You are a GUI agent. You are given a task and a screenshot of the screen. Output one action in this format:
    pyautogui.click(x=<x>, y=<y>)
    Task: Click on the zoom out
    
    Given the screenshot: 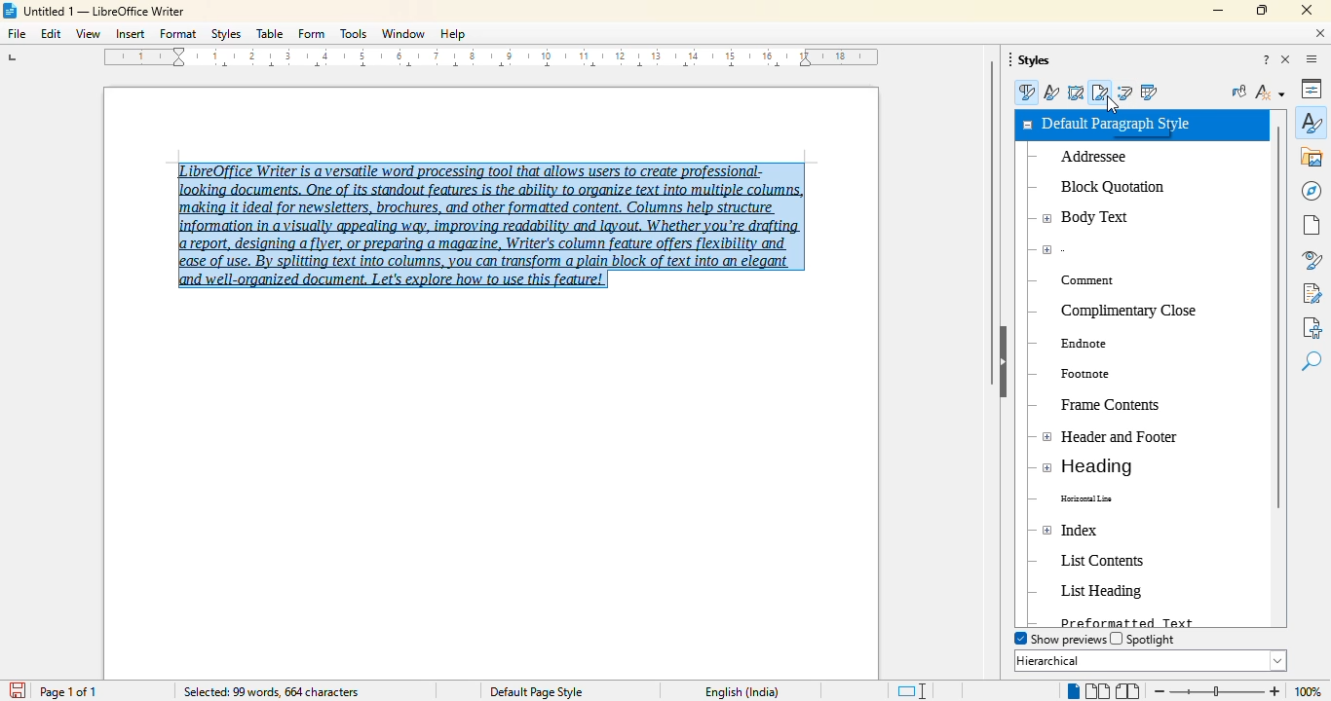 What is the action you would take?
    pyautogui.click(x=1158, y=690)
    